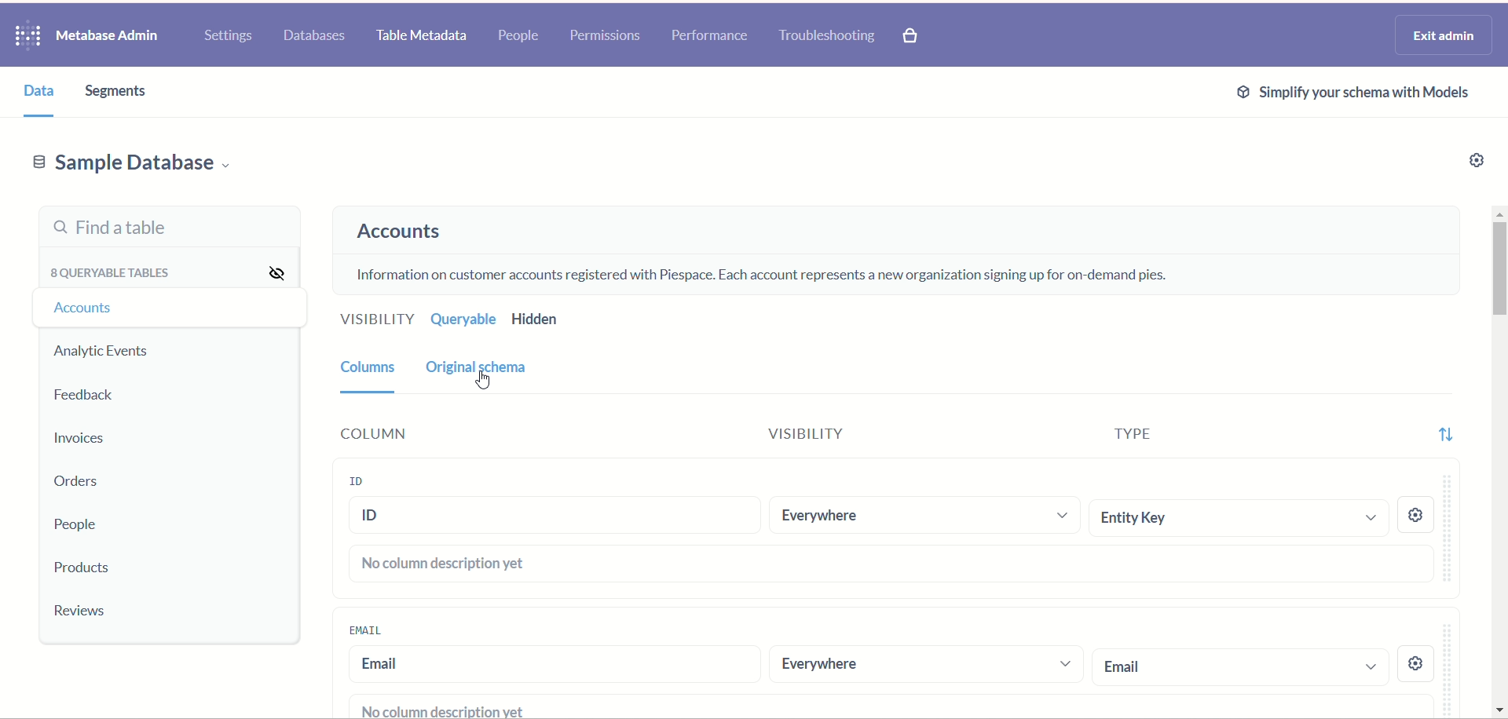 Image resolution: width=1508 pixels, height=719 pixels. What do you see at coordinates (467, 320) in the screenshot?
I see `queryable` at bounding box center [467, 320].